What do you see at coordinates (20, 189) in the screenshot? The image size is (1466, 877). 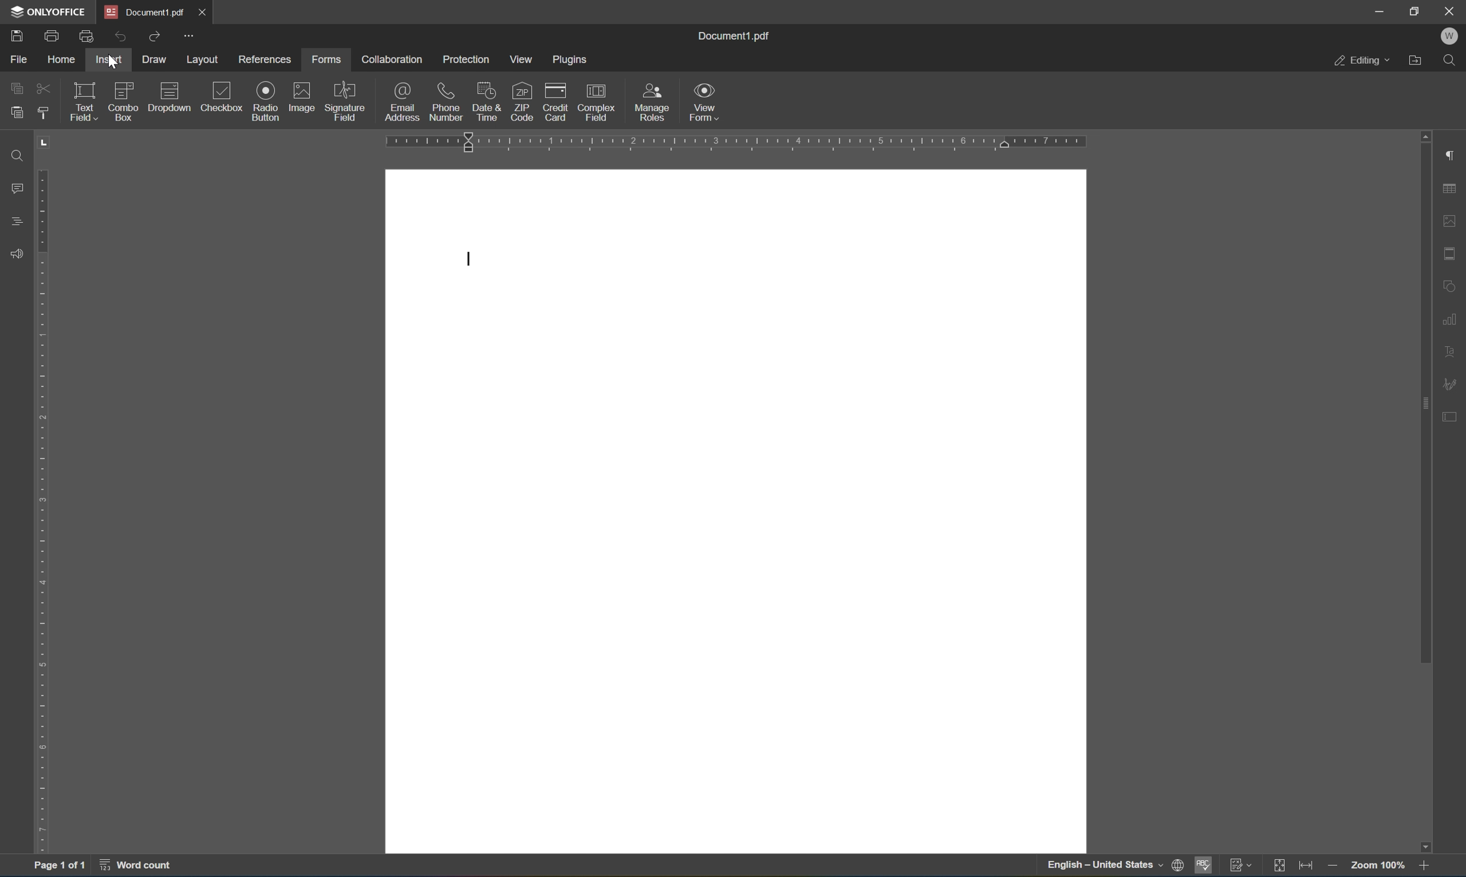 I see `Comments` at bounding box center [20, 189].